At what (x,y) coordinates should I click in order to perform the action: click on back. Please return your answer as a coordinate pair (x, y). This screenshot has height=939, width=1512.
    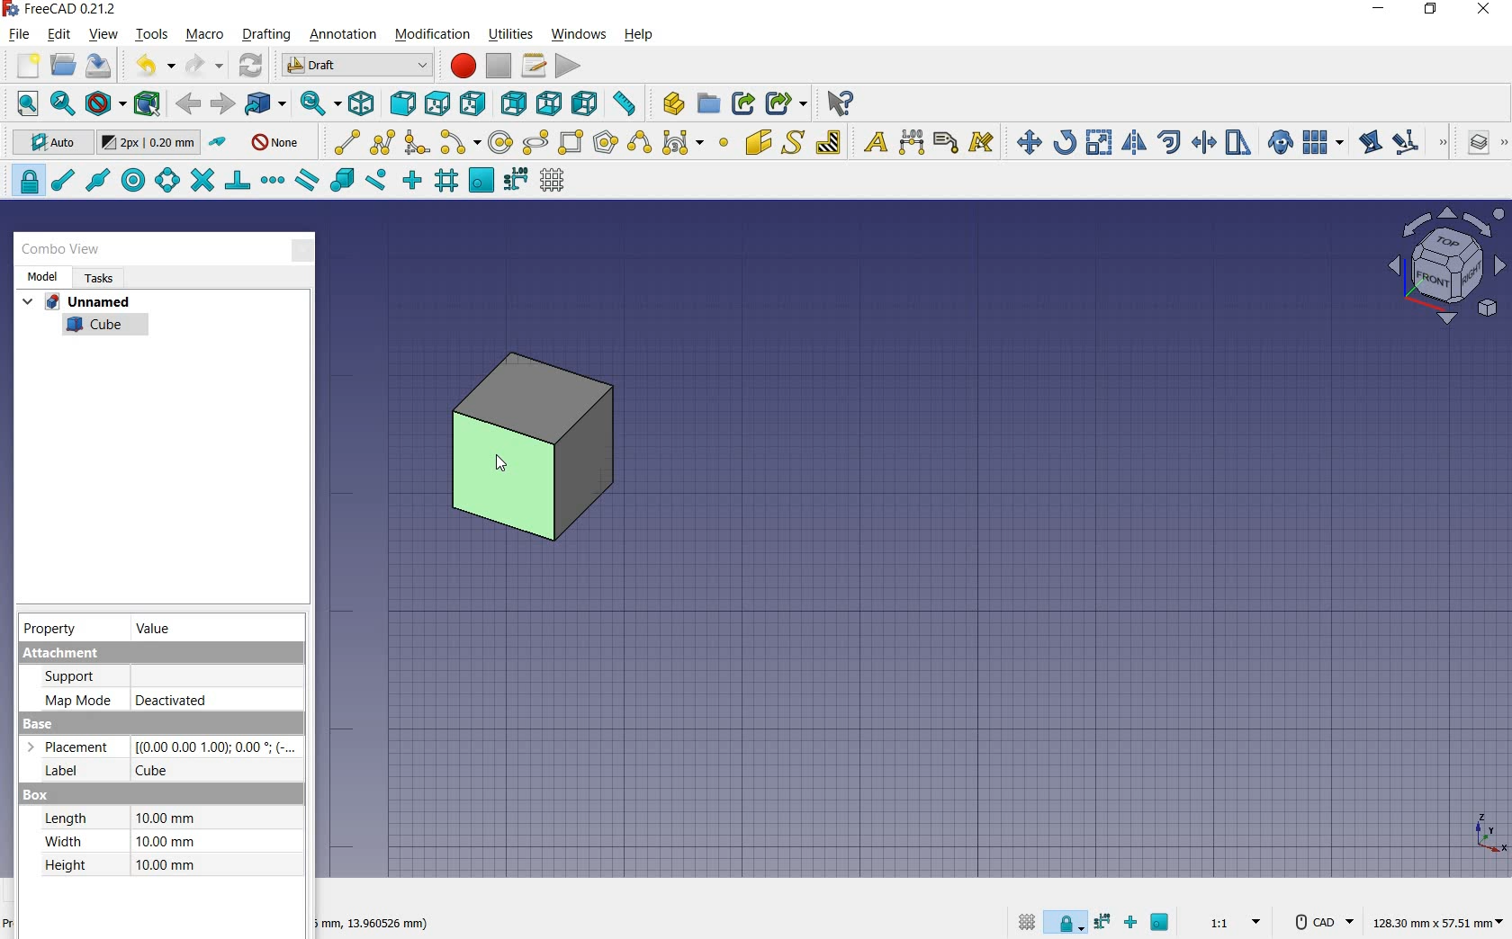
    Looking at the image, I should click on (189, 104).